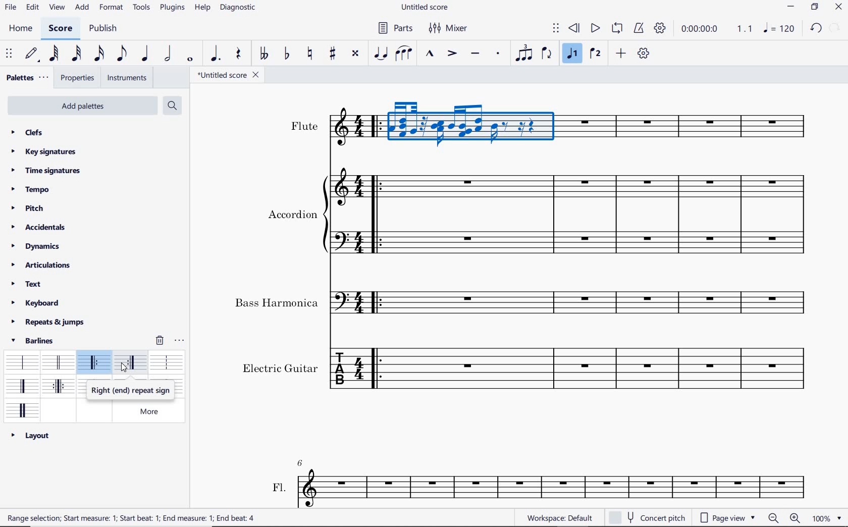 The width and height of the screenshot is (848, 527). What do you see at coordinates (104, 29) in the screenshot?
I see `PUBLISH` at bounding box center [104, 29].